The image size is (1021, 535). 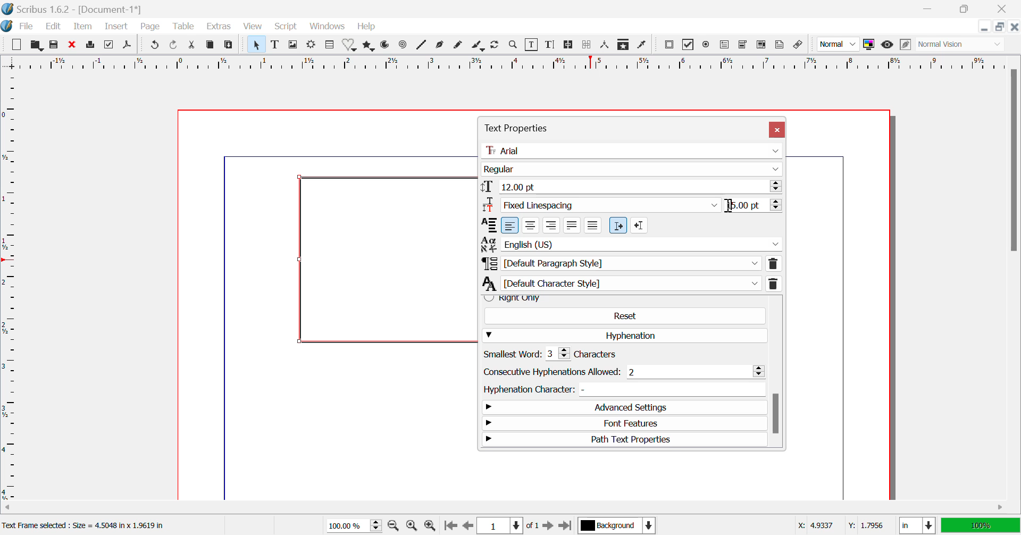 I want to click on Undo, so click(x=154, y=46).